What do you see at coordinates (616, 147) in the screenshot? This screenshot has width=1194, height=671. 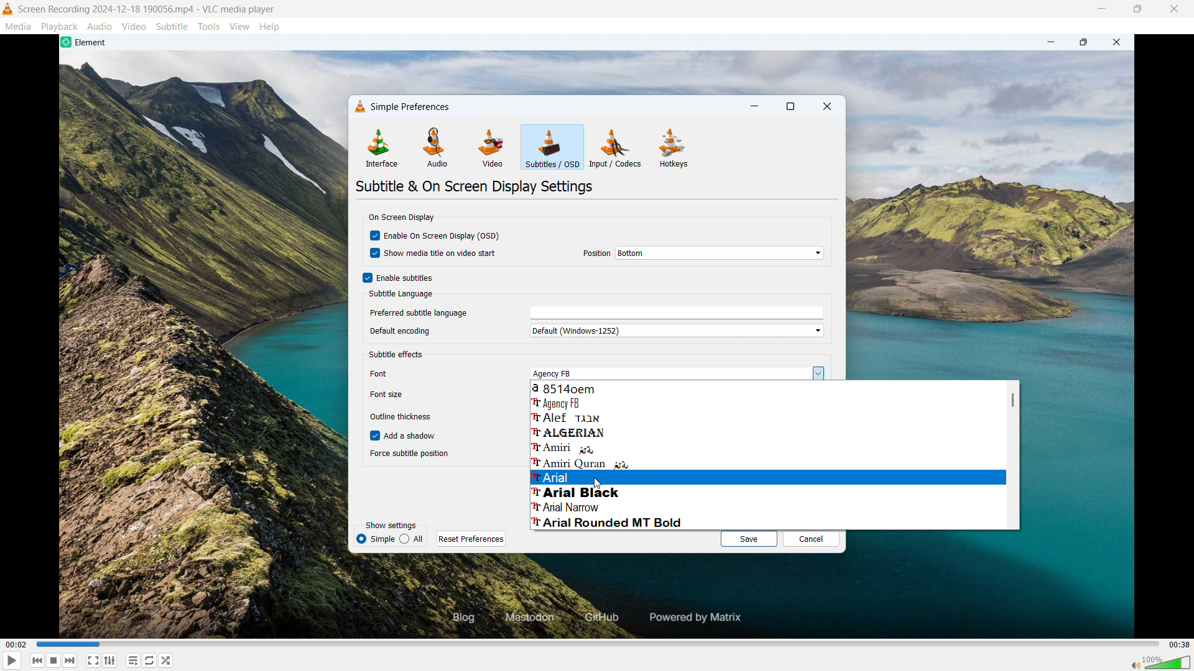 I see `inputs/codecs` at bounding box center [616, 147].